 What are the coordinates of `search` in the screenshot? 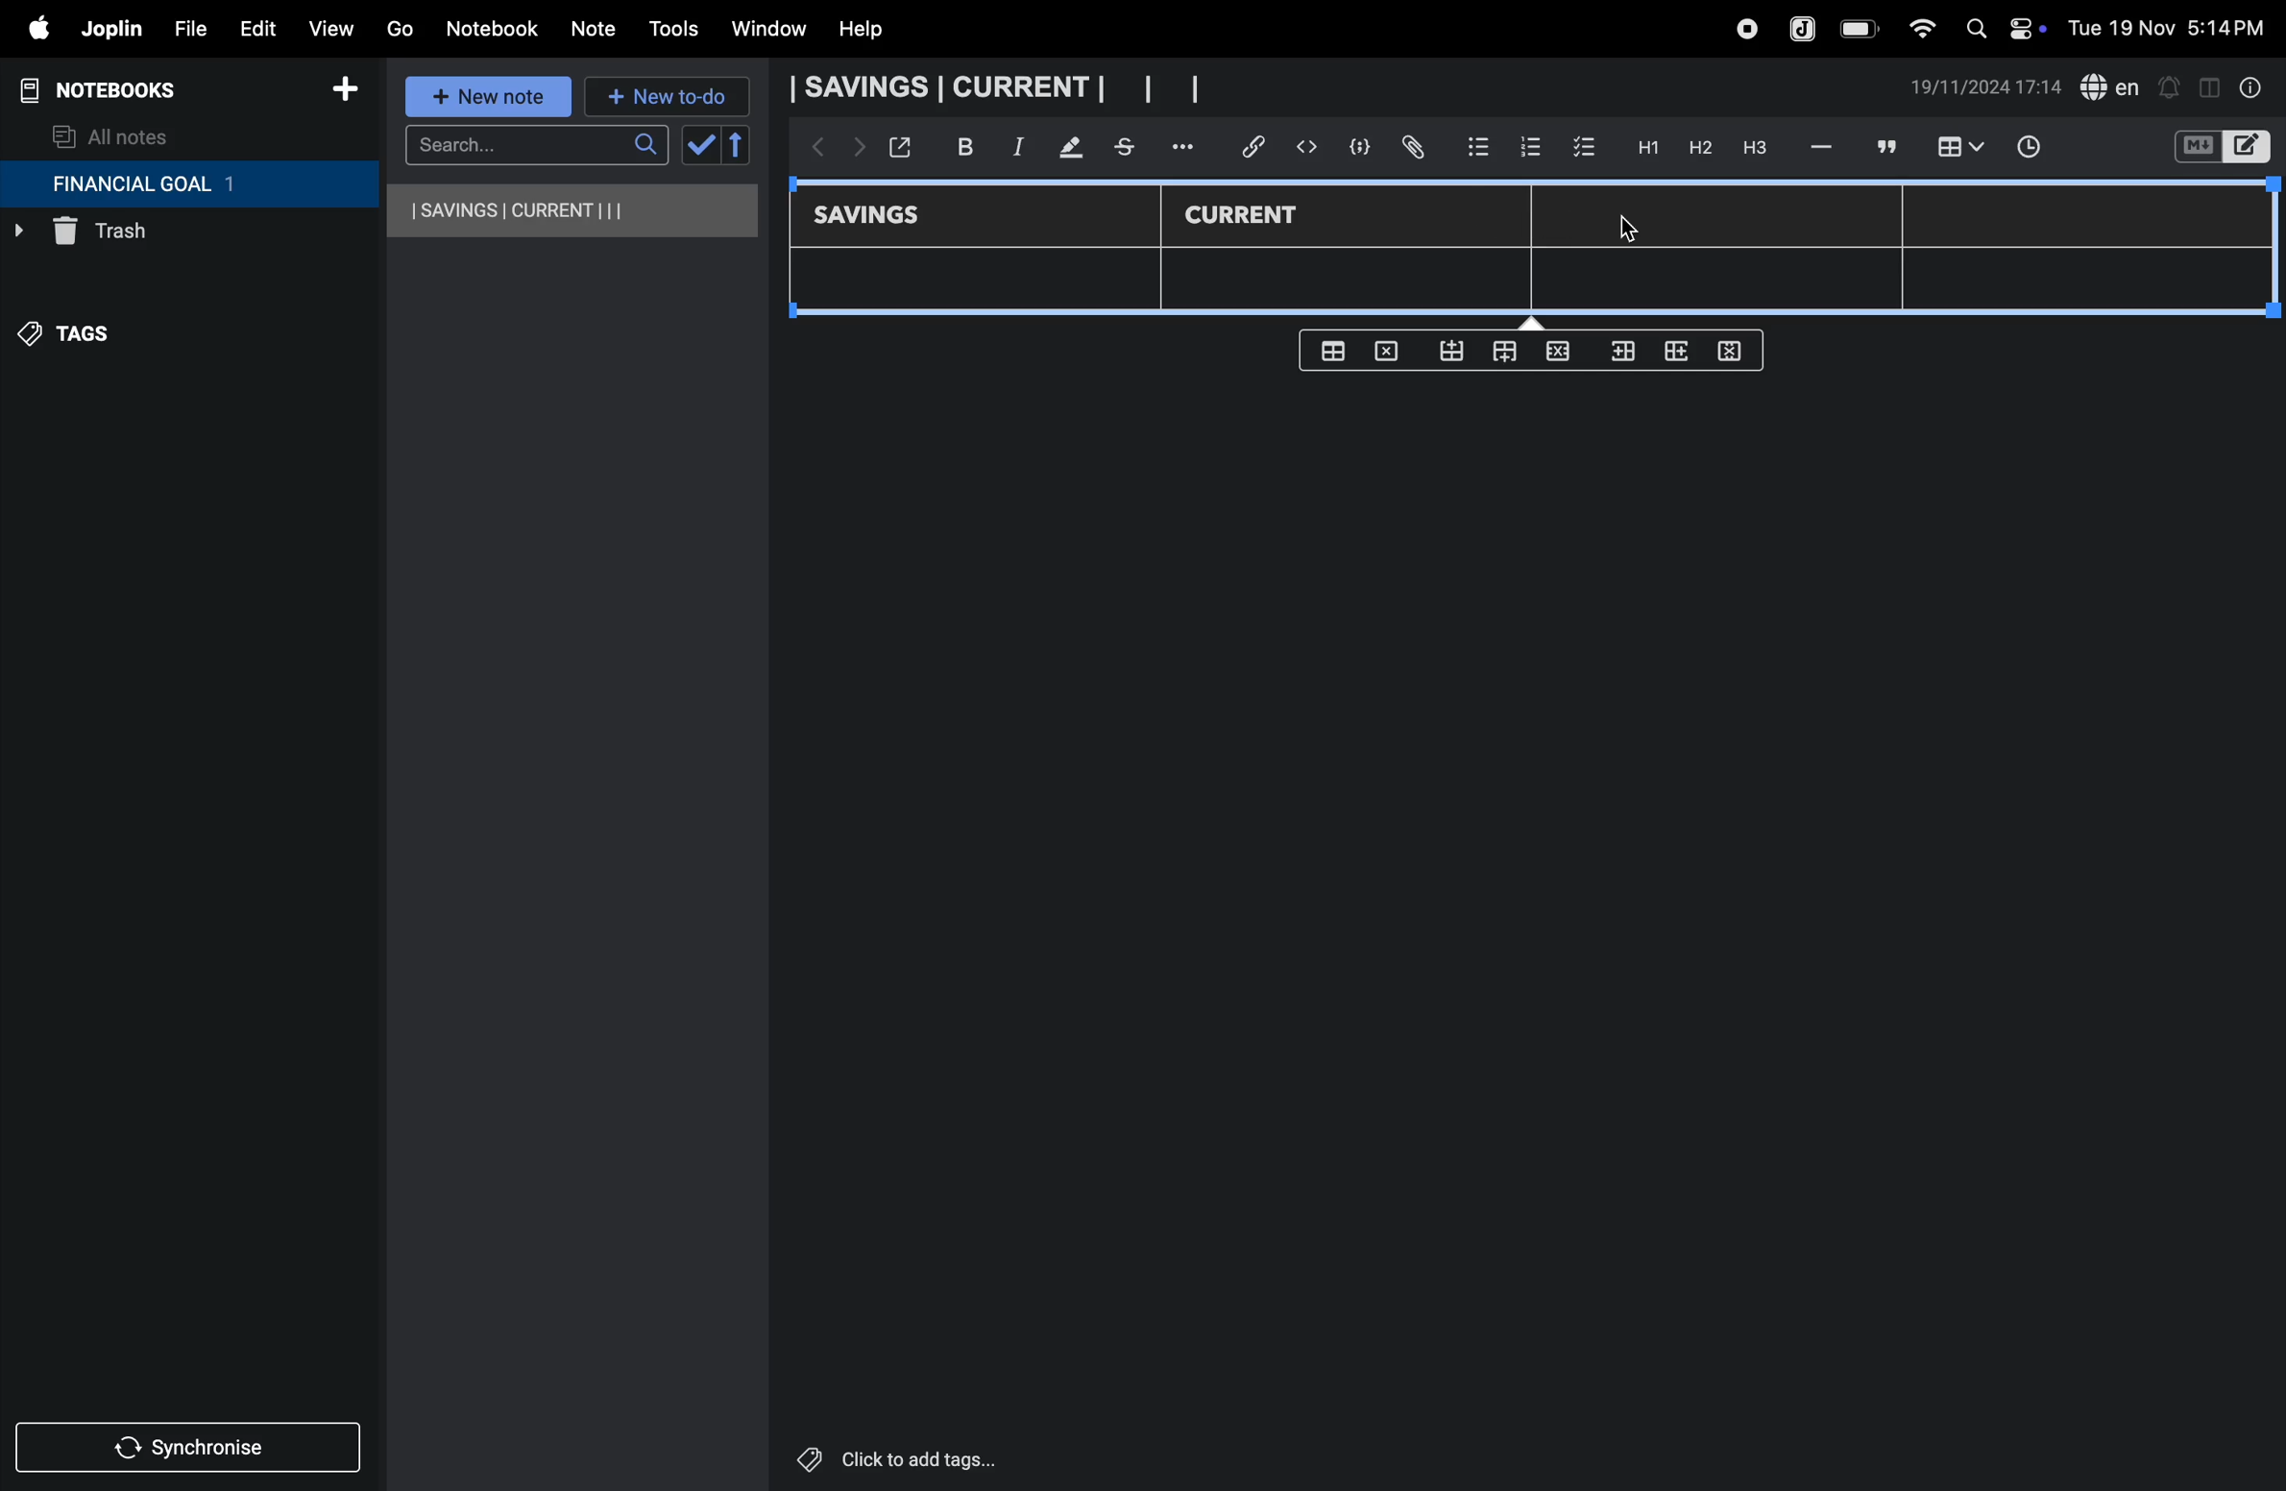 It's located at (536, 145).